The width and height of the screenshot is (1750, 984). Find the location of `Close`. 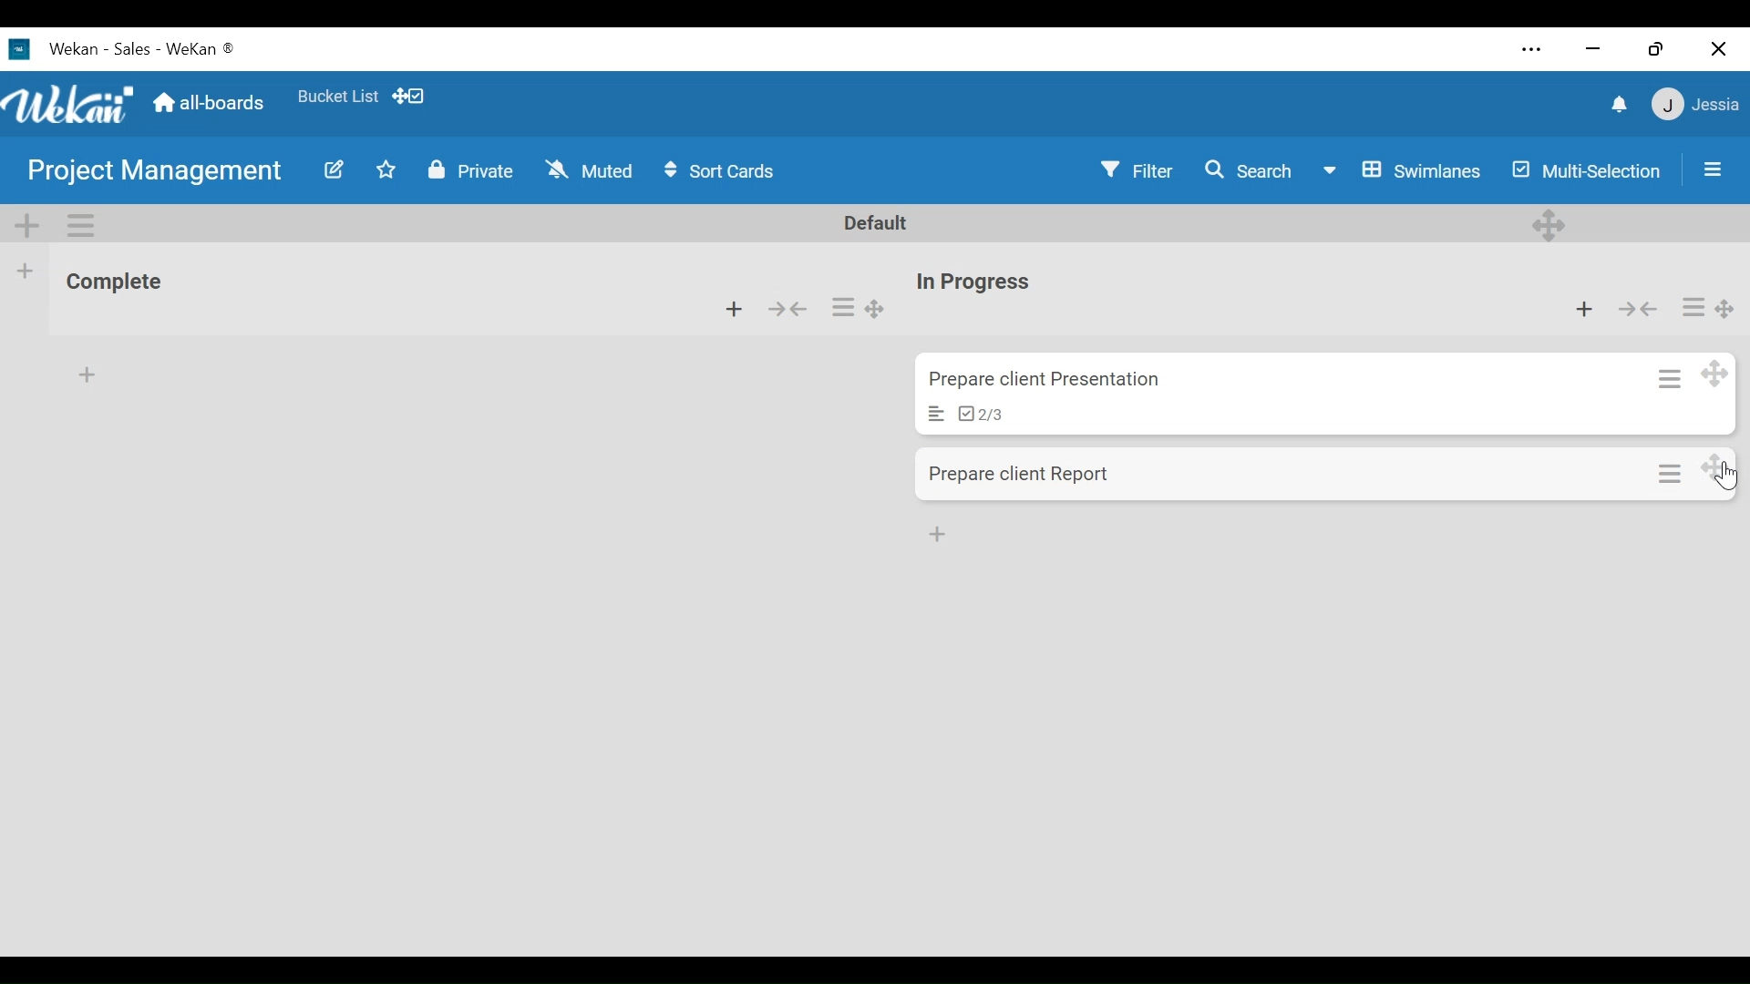

Close is located at coordinates (1720, 47).